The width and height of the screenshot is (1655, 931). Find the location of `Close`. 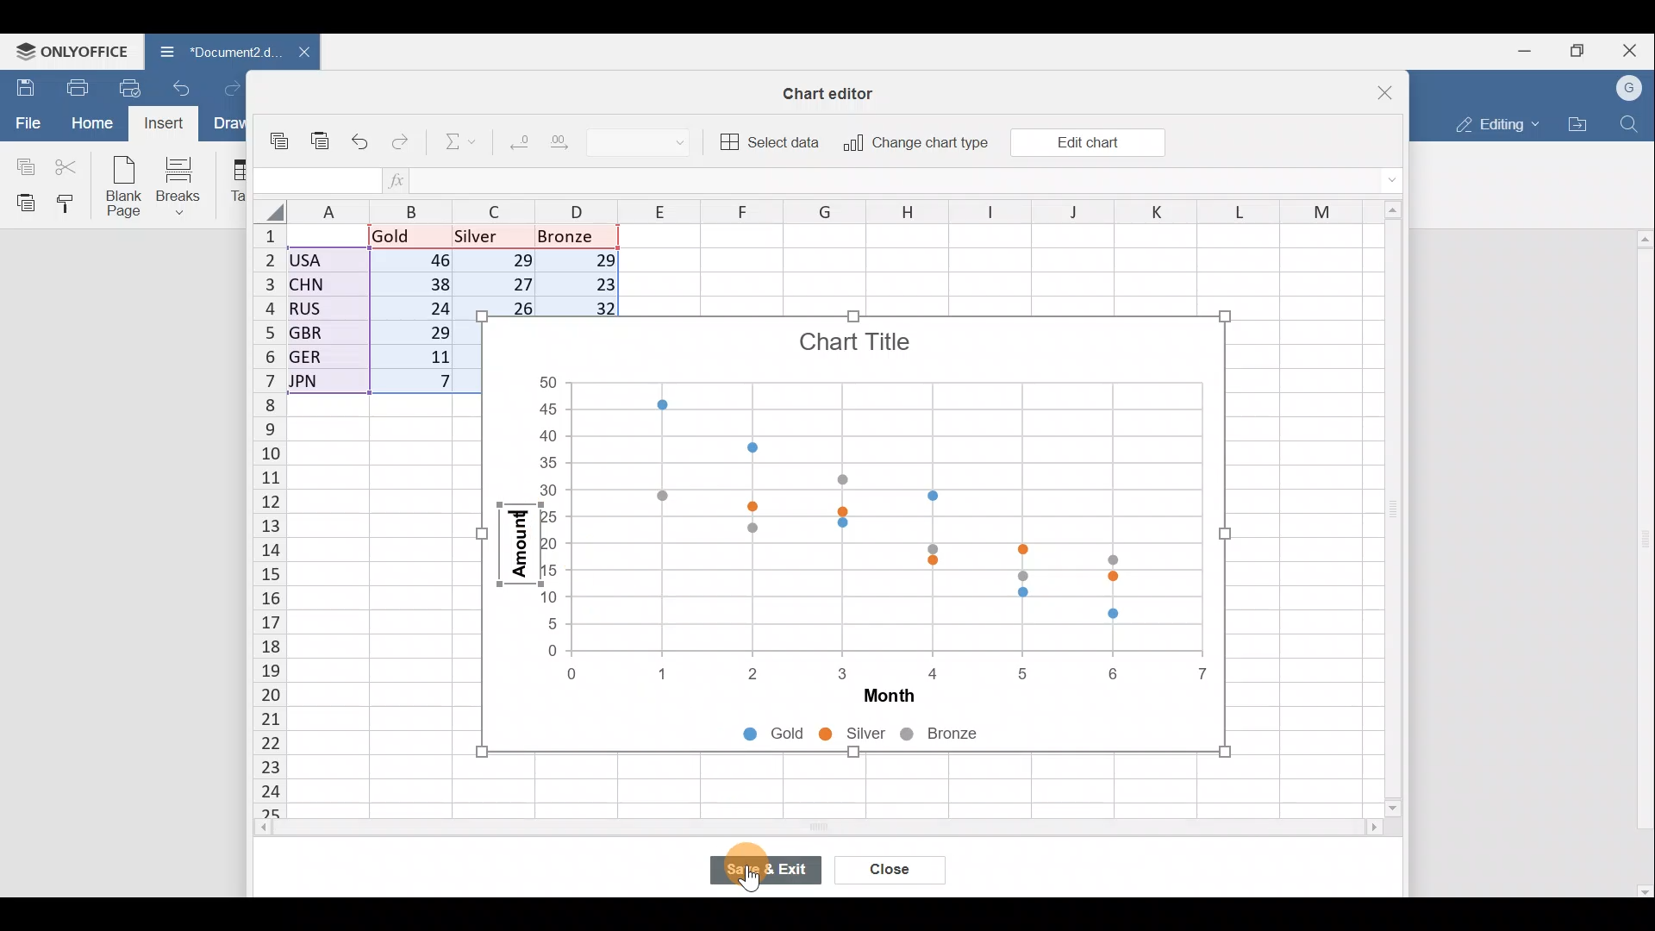

Close is located at coordinates (1374, 86).